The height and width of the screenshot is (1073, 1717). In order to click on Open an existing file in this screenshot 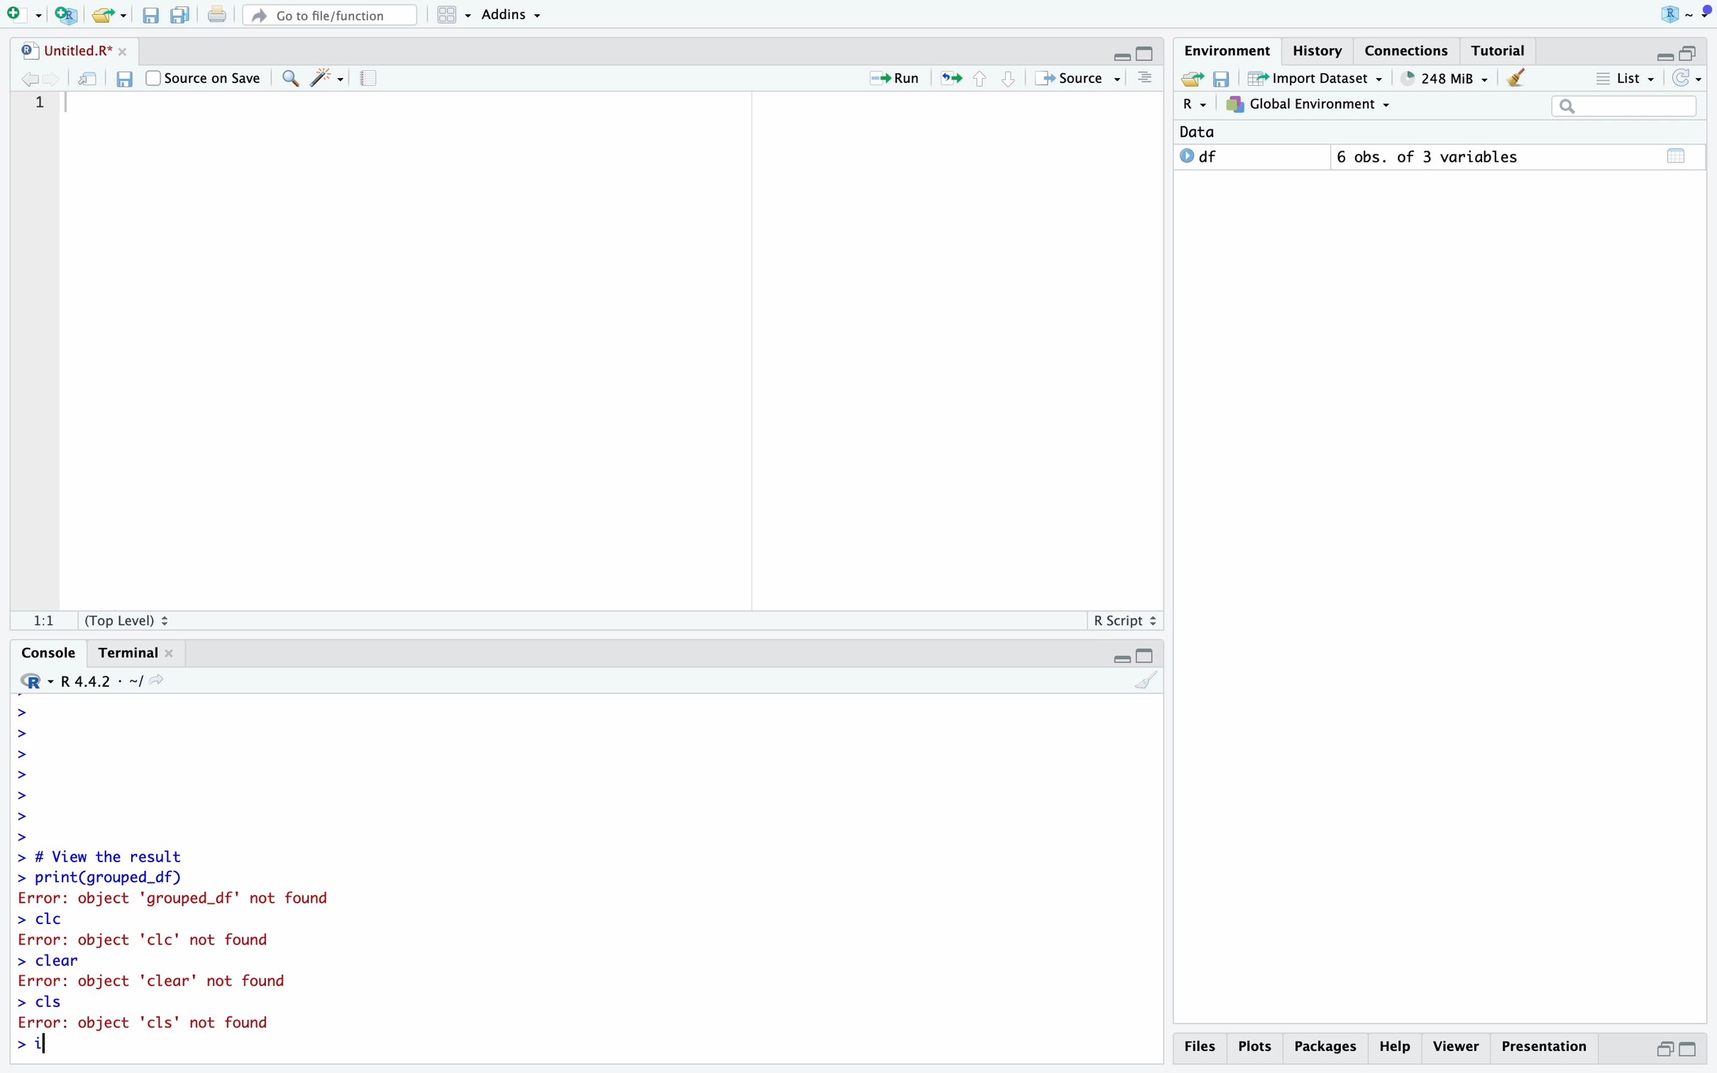, I will do `click(109, 14)`.